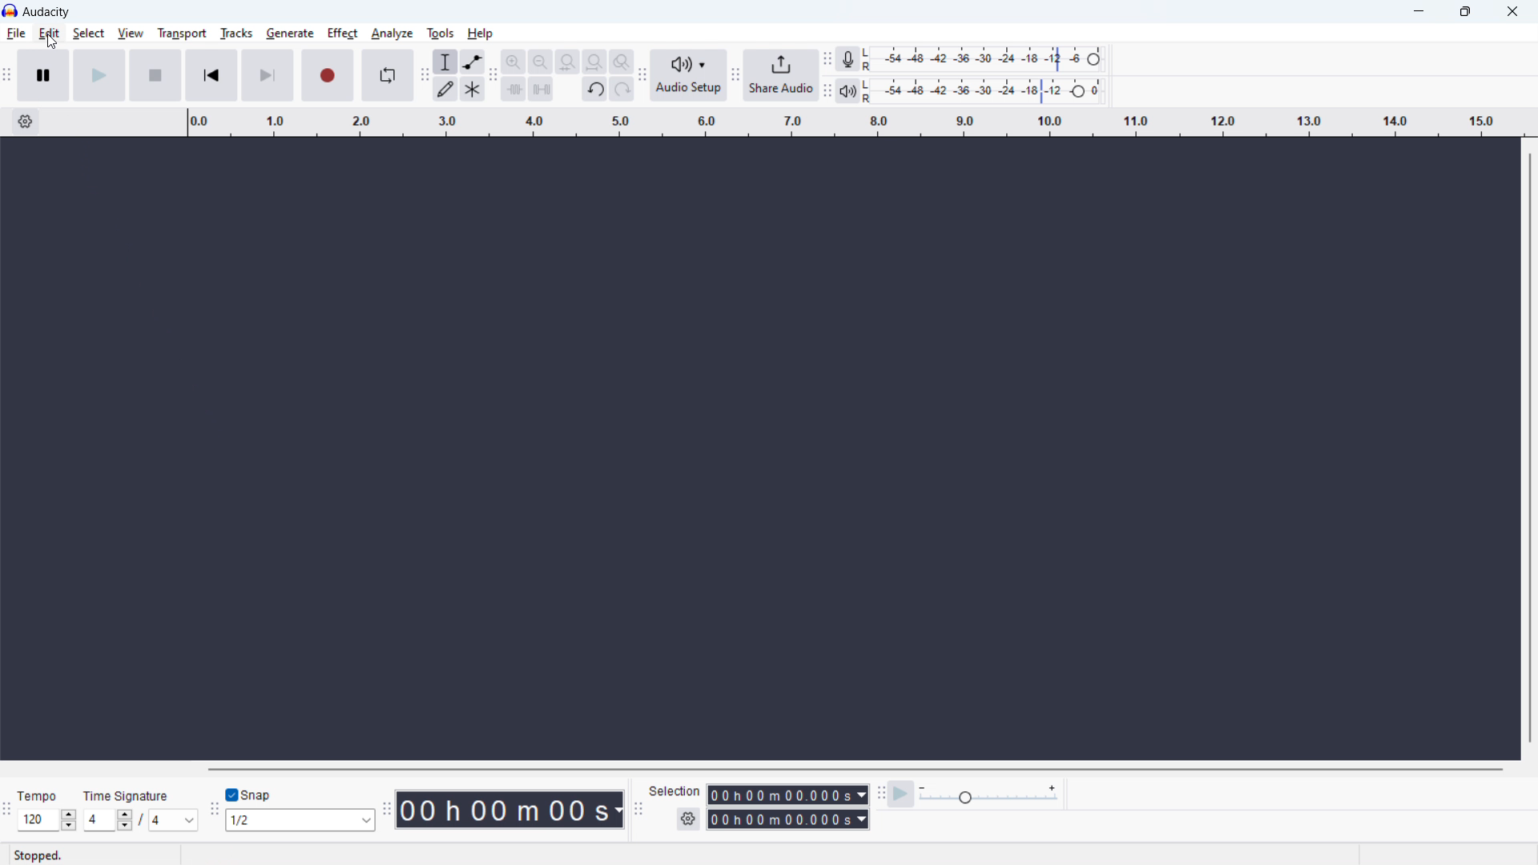 The image size is (1538, 865). I want to click on Enables movement of playback meter toolbar, so click(827, 91).